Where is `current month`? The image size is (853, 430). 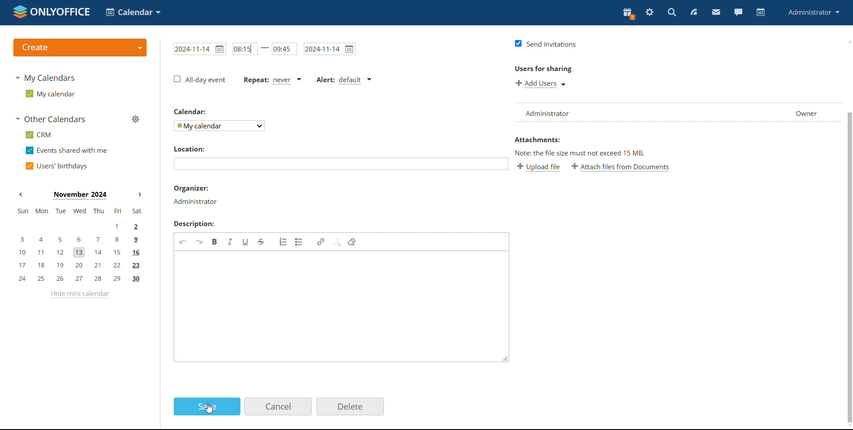 current month is located at coordinates (80, 195).